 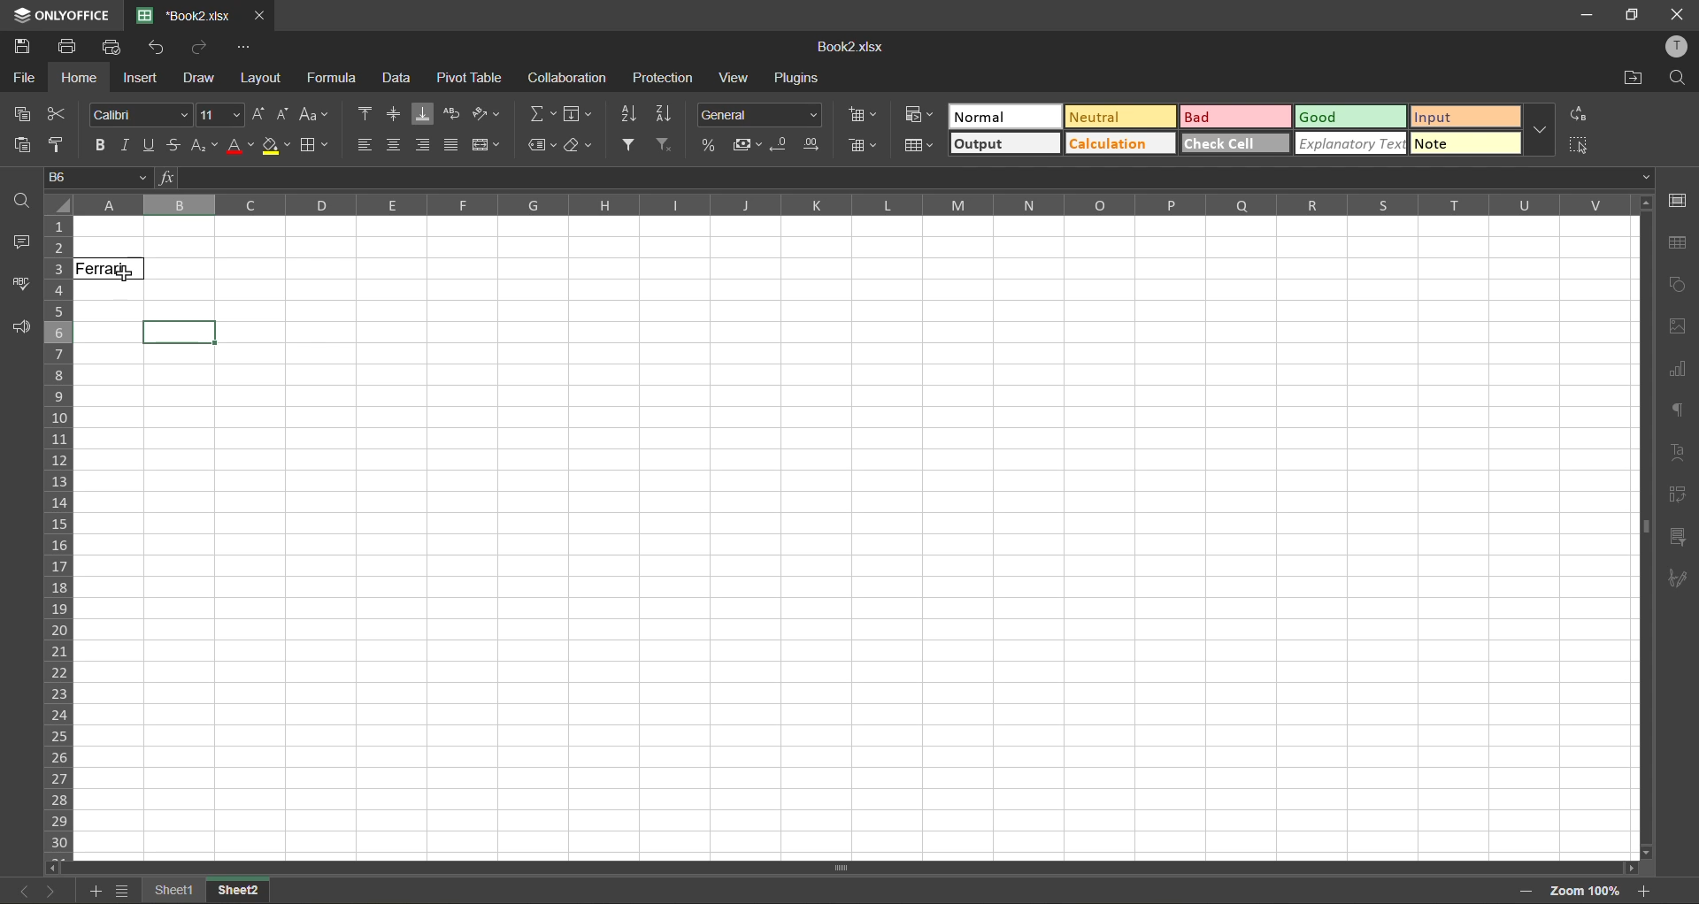 I want to click on fill color, so click(x=277, y=145).